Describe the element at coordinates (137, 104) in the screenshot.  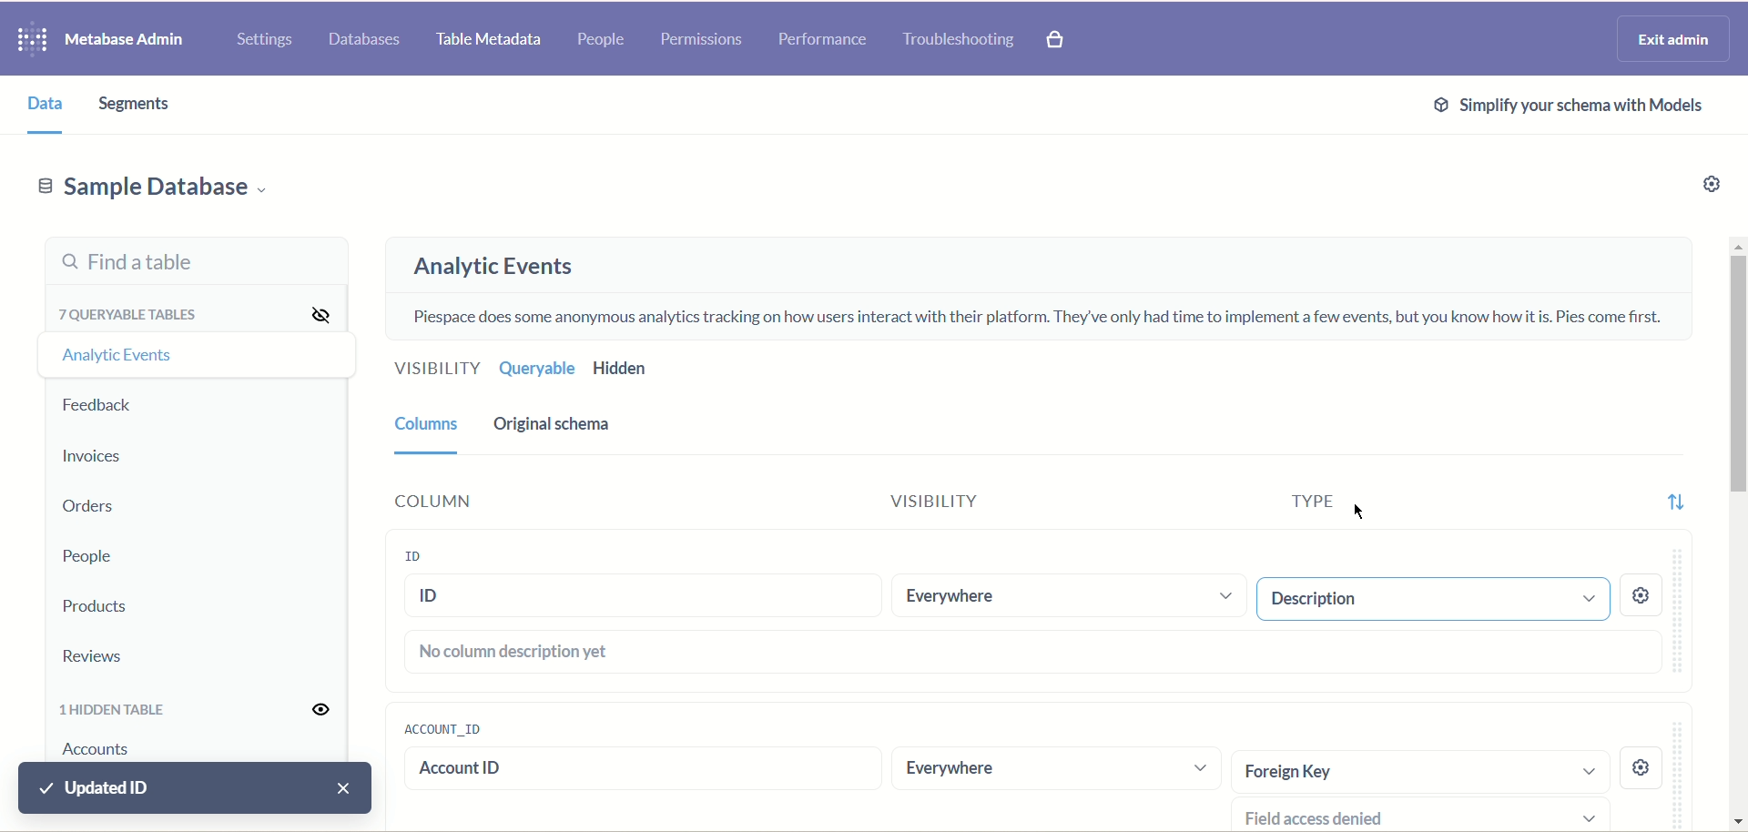
I see `segments` at that location.